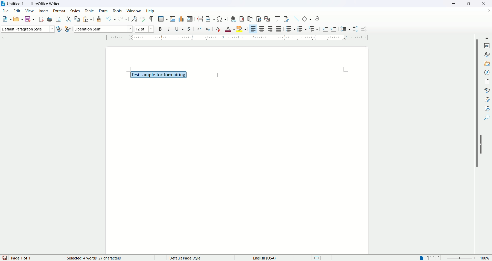 This screenshot has height=261, width=492. What do you see at coordinates (267, 258) in the screenshot?
I see `language` at bounding box center [267, 258].